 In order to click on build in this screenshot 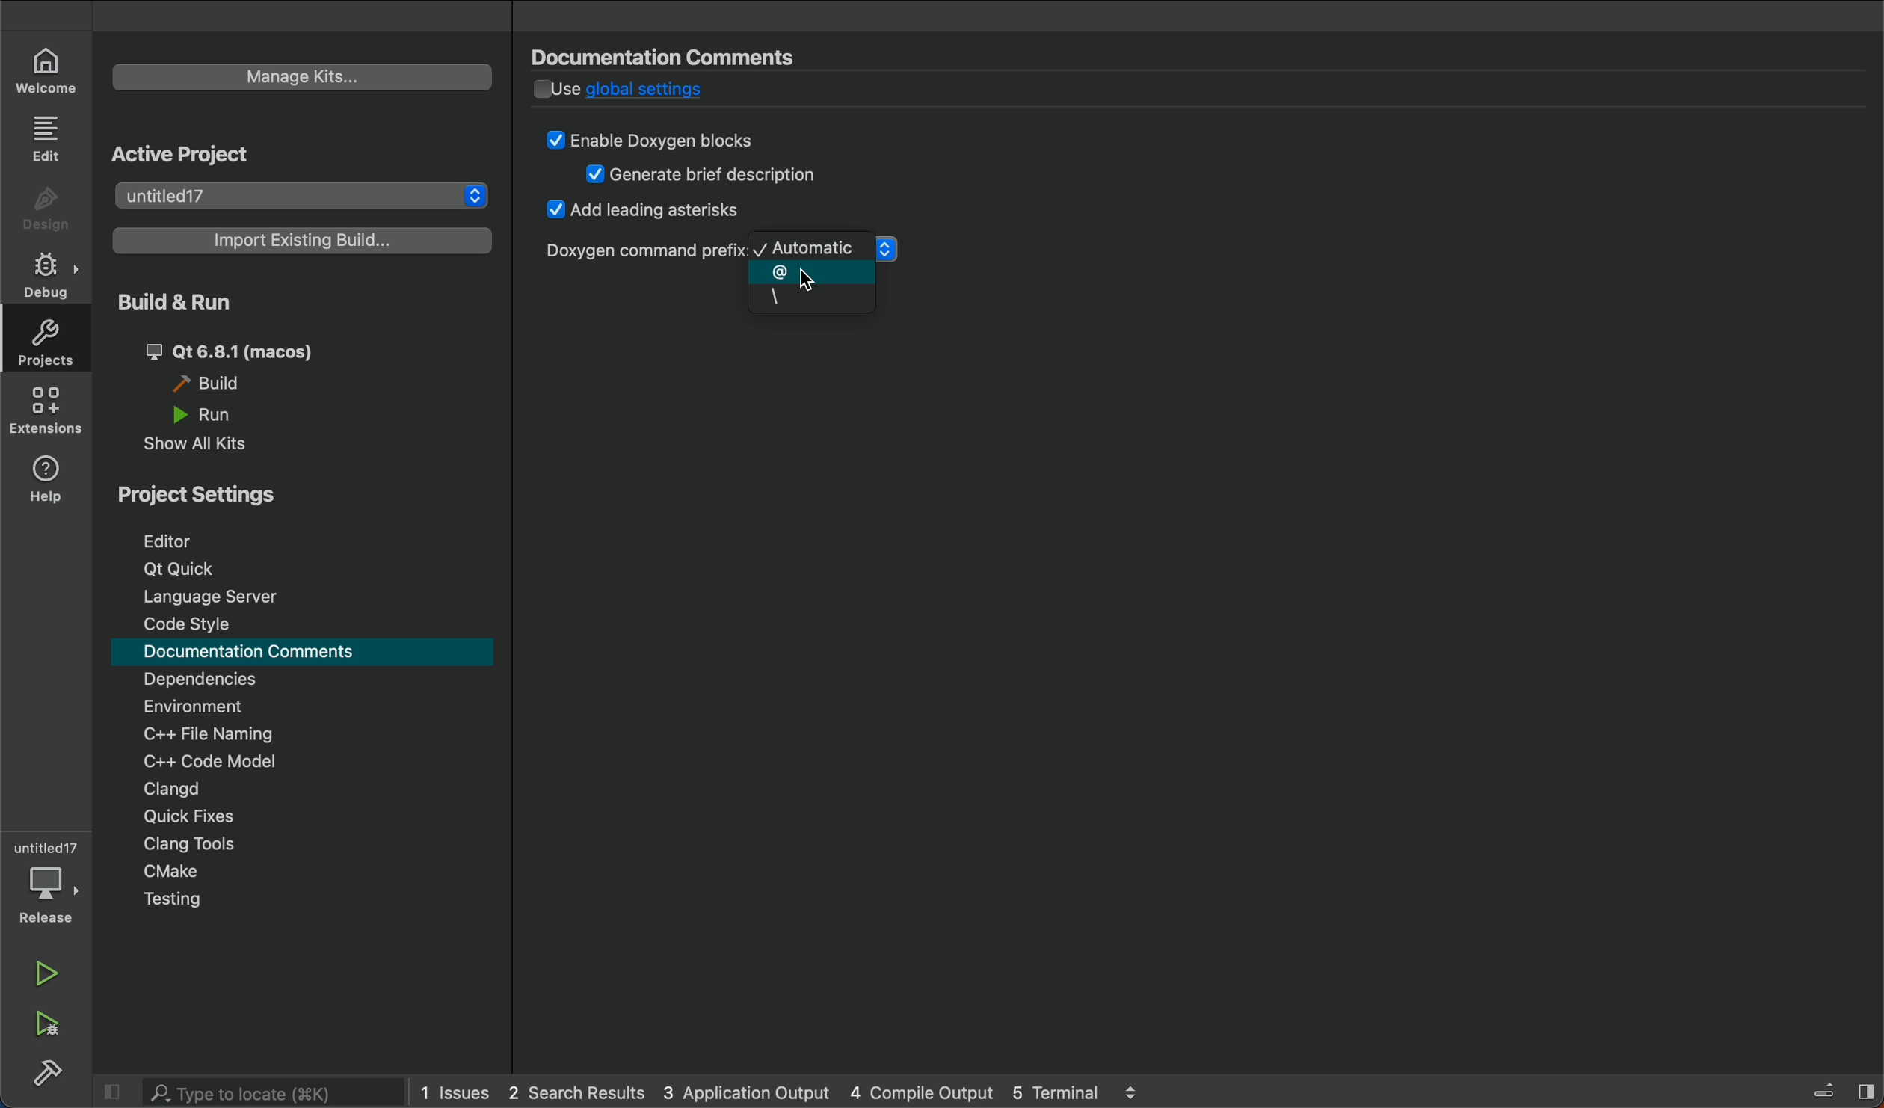, I will do `click(230, 381)`.